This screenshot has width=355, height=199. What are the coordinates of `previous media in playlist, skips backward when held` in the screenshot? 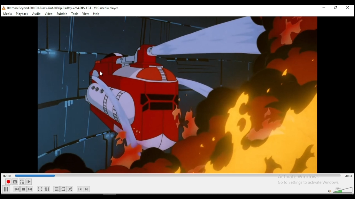 It's located at (17, 189).